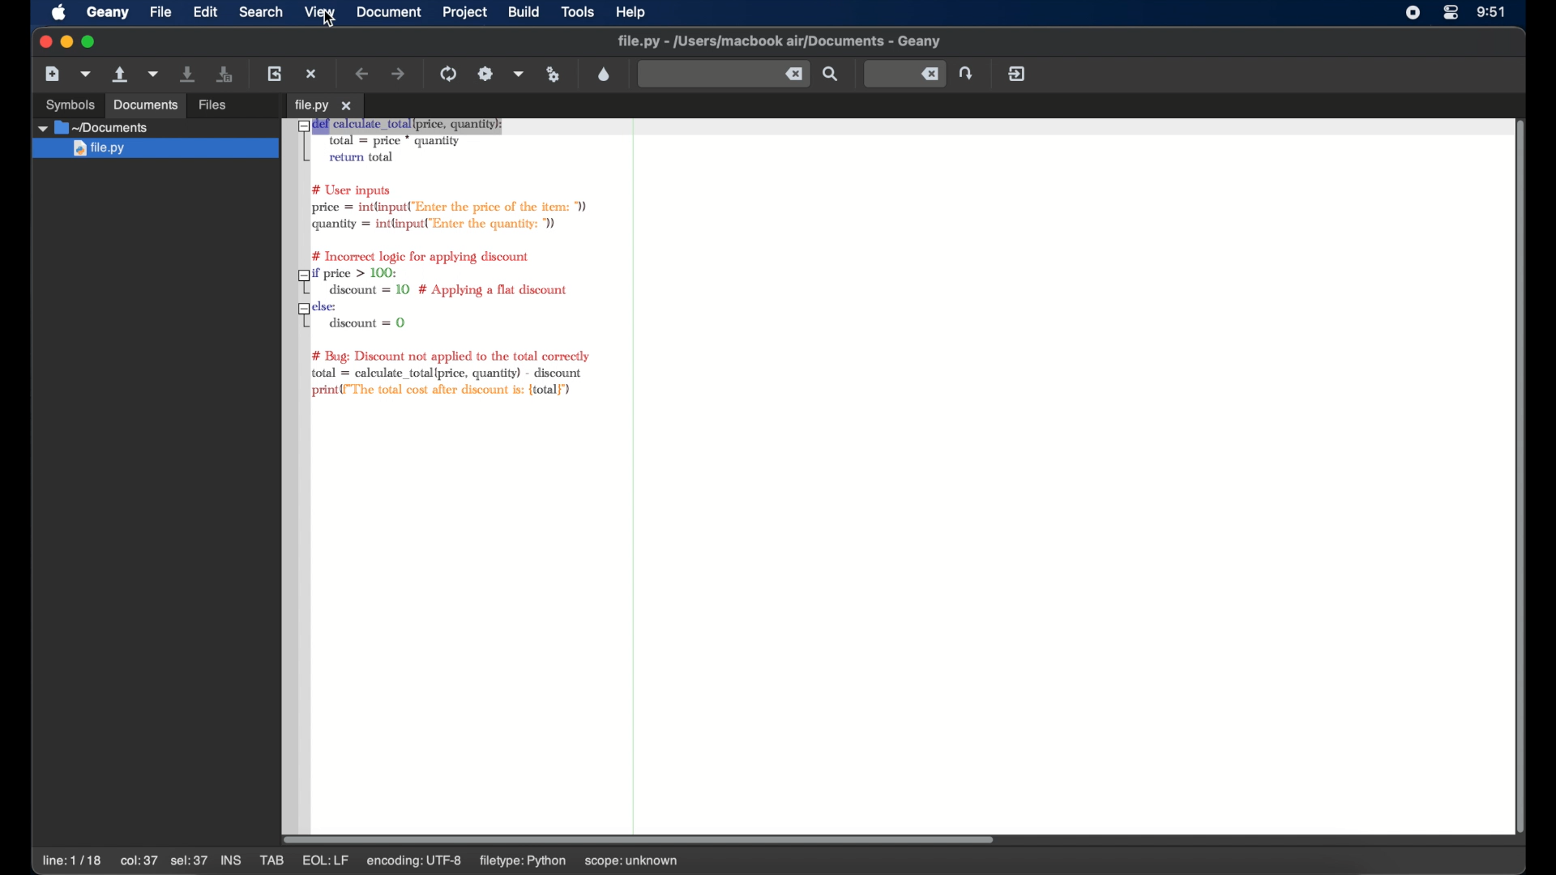 This screenshot has height=875, width=1556. What do you see at coordinates (465, 13) in the screenshot?
I see `project` at bounding box center [465, 13].